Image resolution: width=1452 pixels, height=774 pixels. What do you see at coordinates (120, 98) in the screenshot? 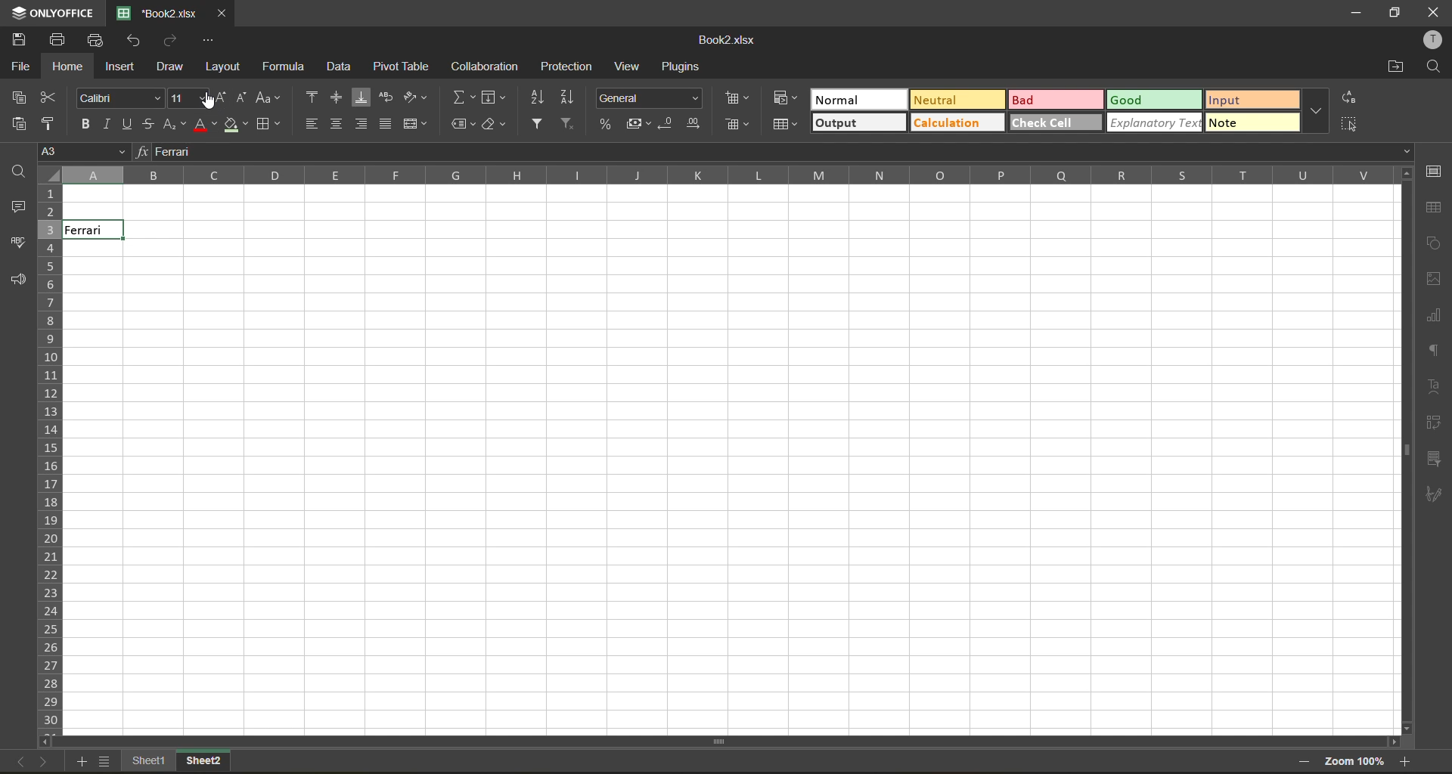
I see `font style` at bounding box center [120, 98].